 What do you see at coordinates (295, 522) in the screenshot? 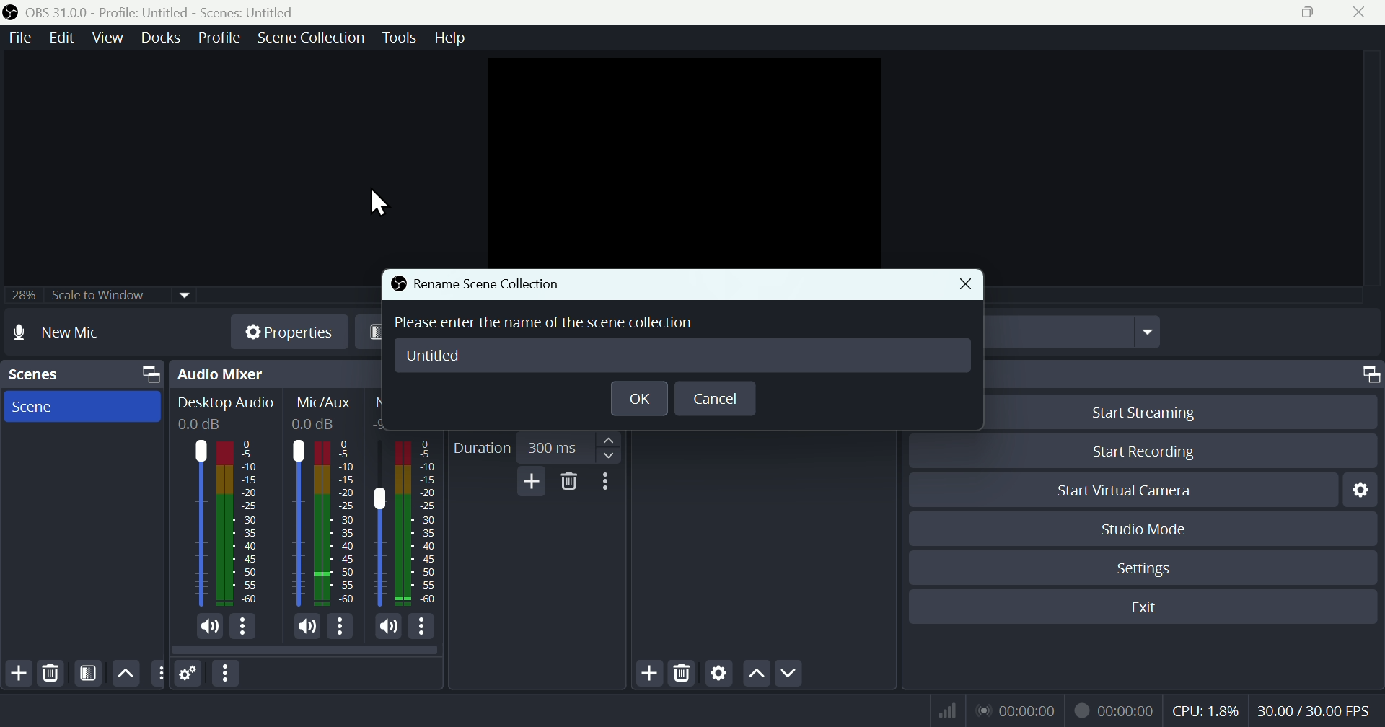
I see `Mic/Aux` at bounding box center [295, 522].